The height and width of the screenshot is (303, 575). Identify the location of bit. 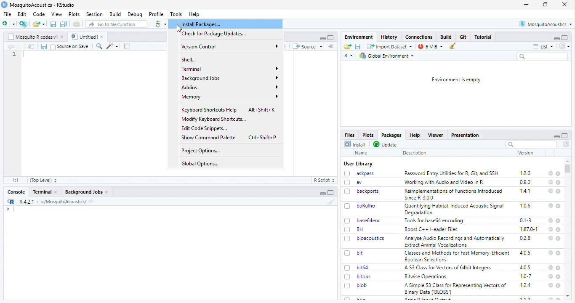
(360, 253).